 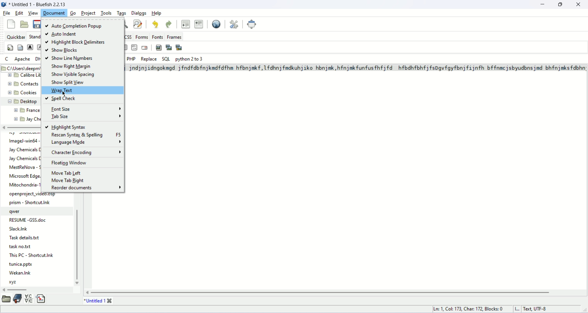 What do you see at coordinates (39, 47) in the screenshot?
I see `emphasis` at bounding box center [39, 47].